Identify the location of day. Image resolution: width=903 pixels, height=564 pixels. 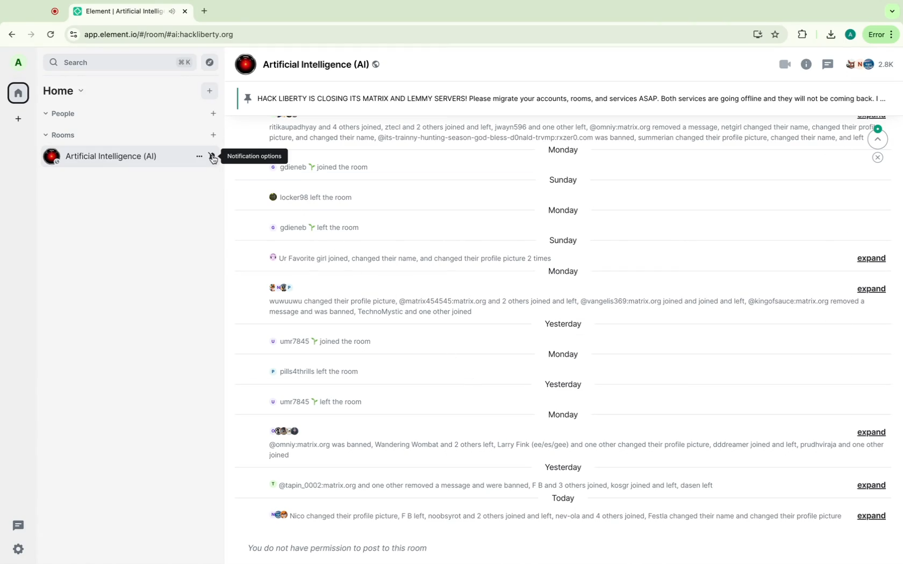
(564, 324).